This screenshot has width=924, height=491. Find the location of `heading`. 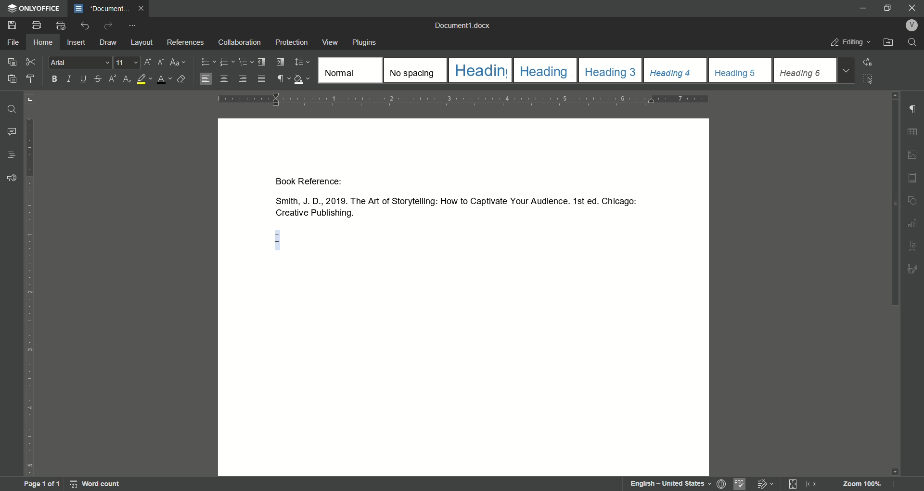

heading is located at coordinates (11, 155).